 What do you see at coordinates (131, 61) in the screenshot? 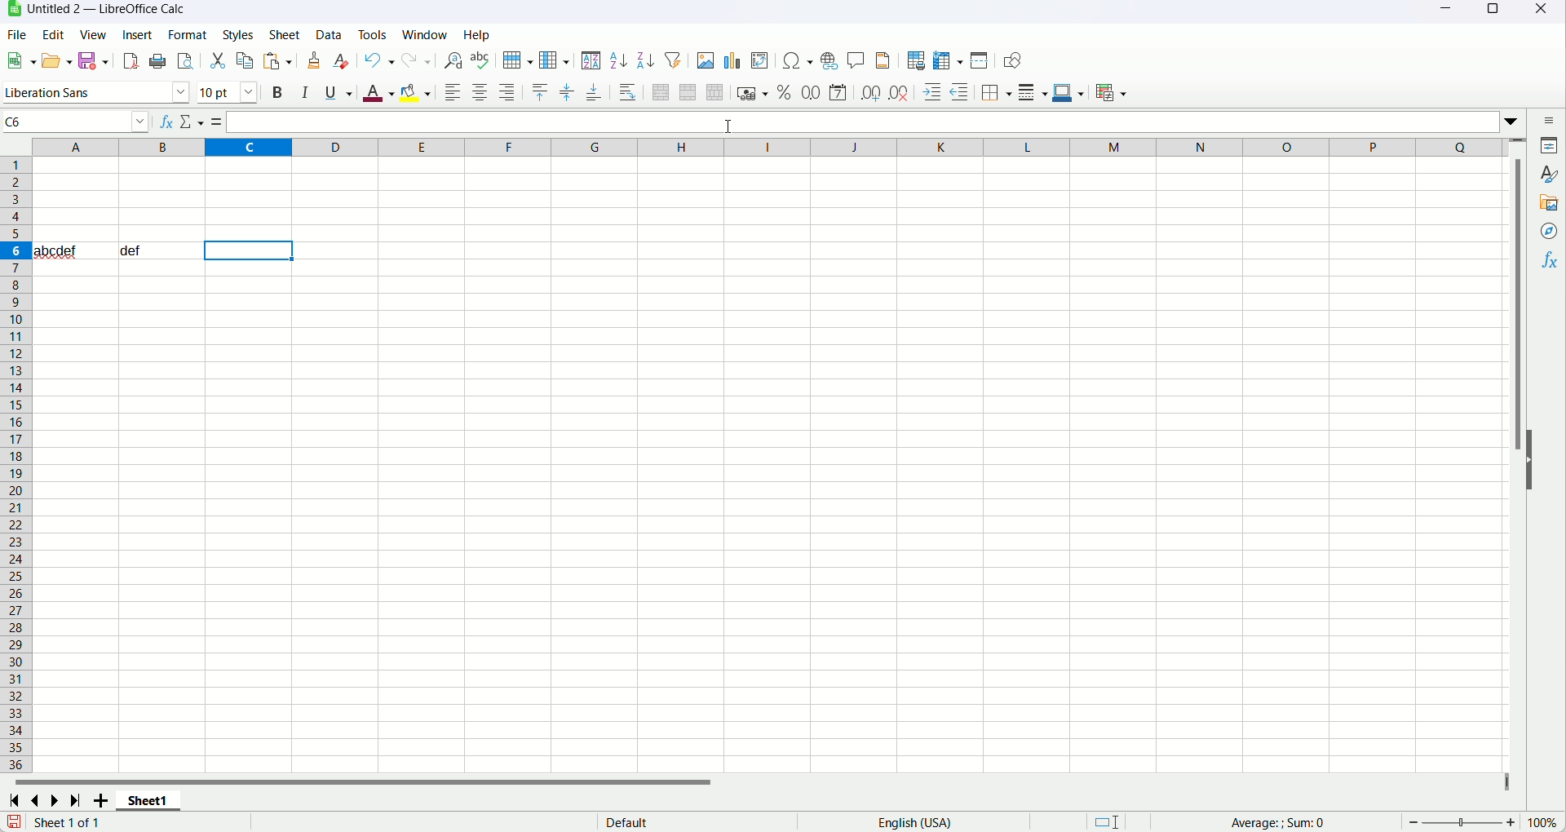
I see `export as PDF` at bounding box center [131, 61].